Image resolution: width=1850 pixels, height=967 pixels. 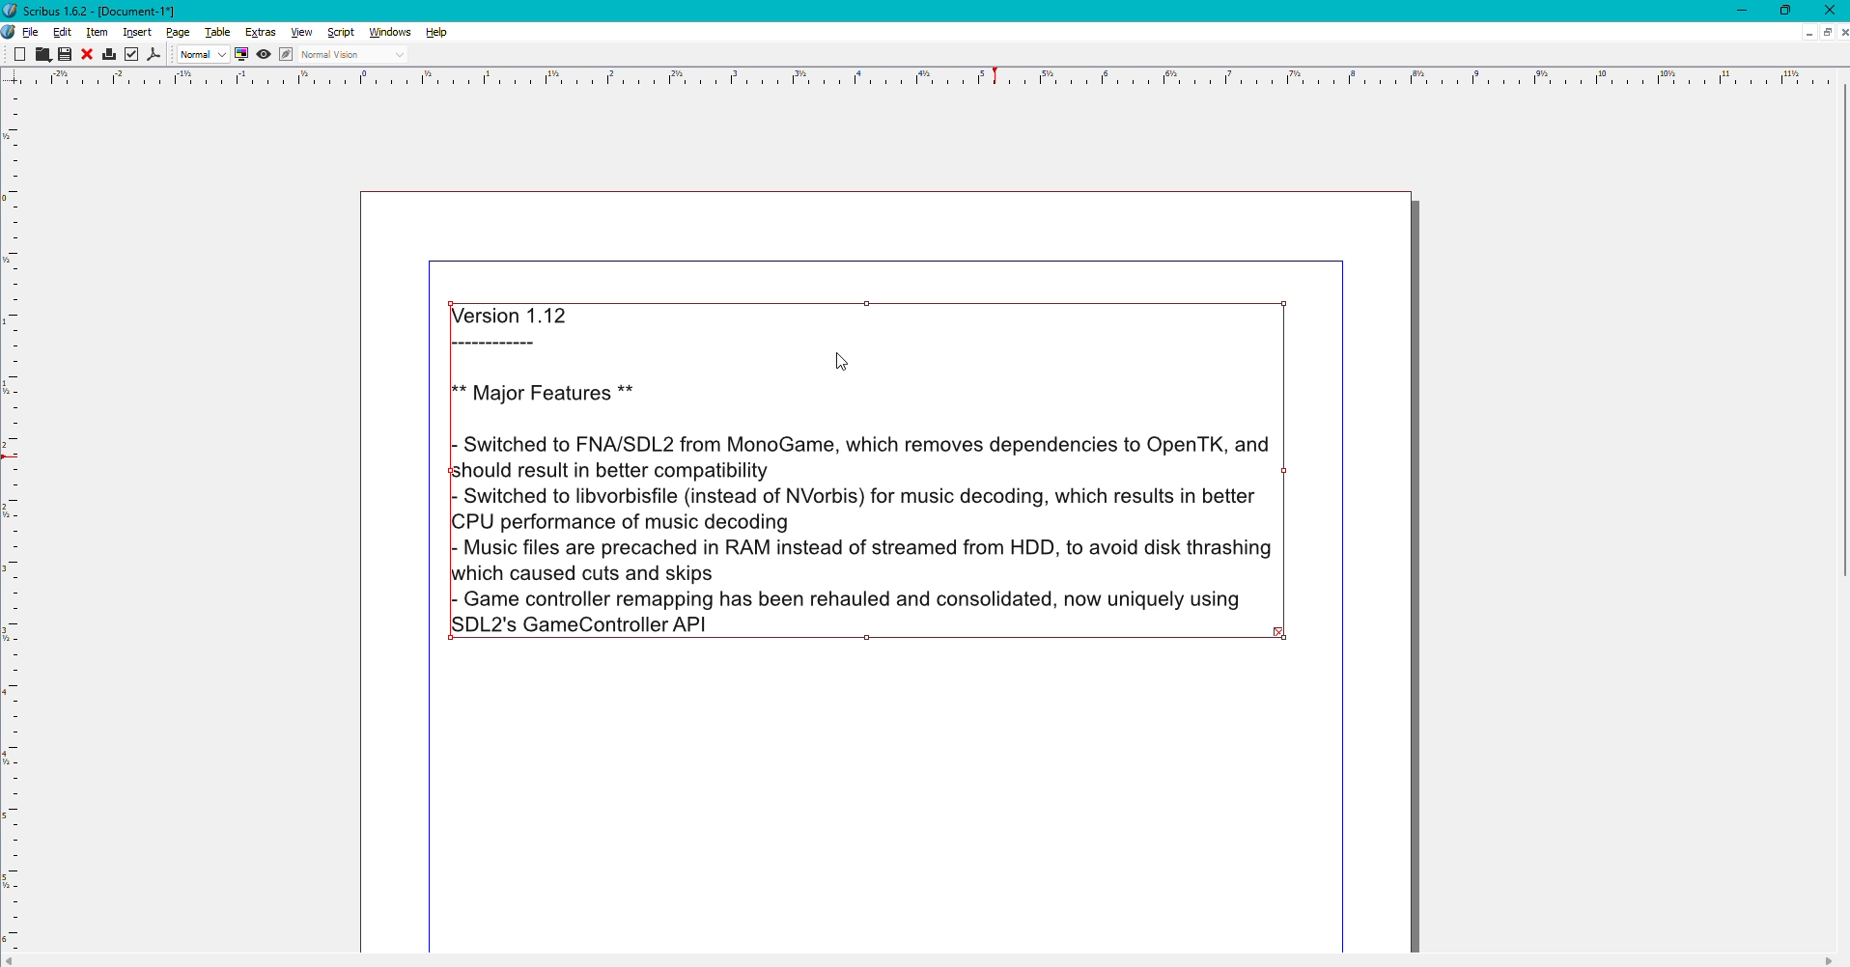 I want to click on Extras, so click(x=260, y=33).